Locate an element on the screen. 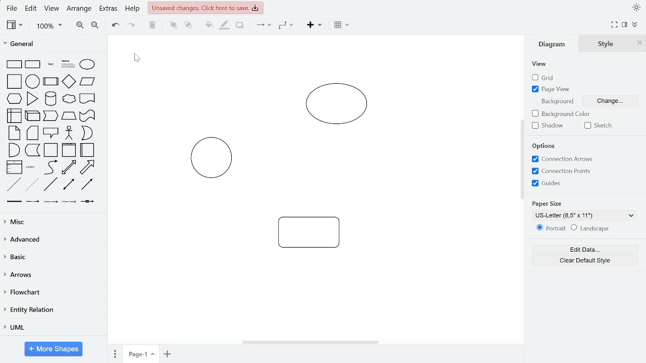  flowchart is located at coordinates (51, 293).